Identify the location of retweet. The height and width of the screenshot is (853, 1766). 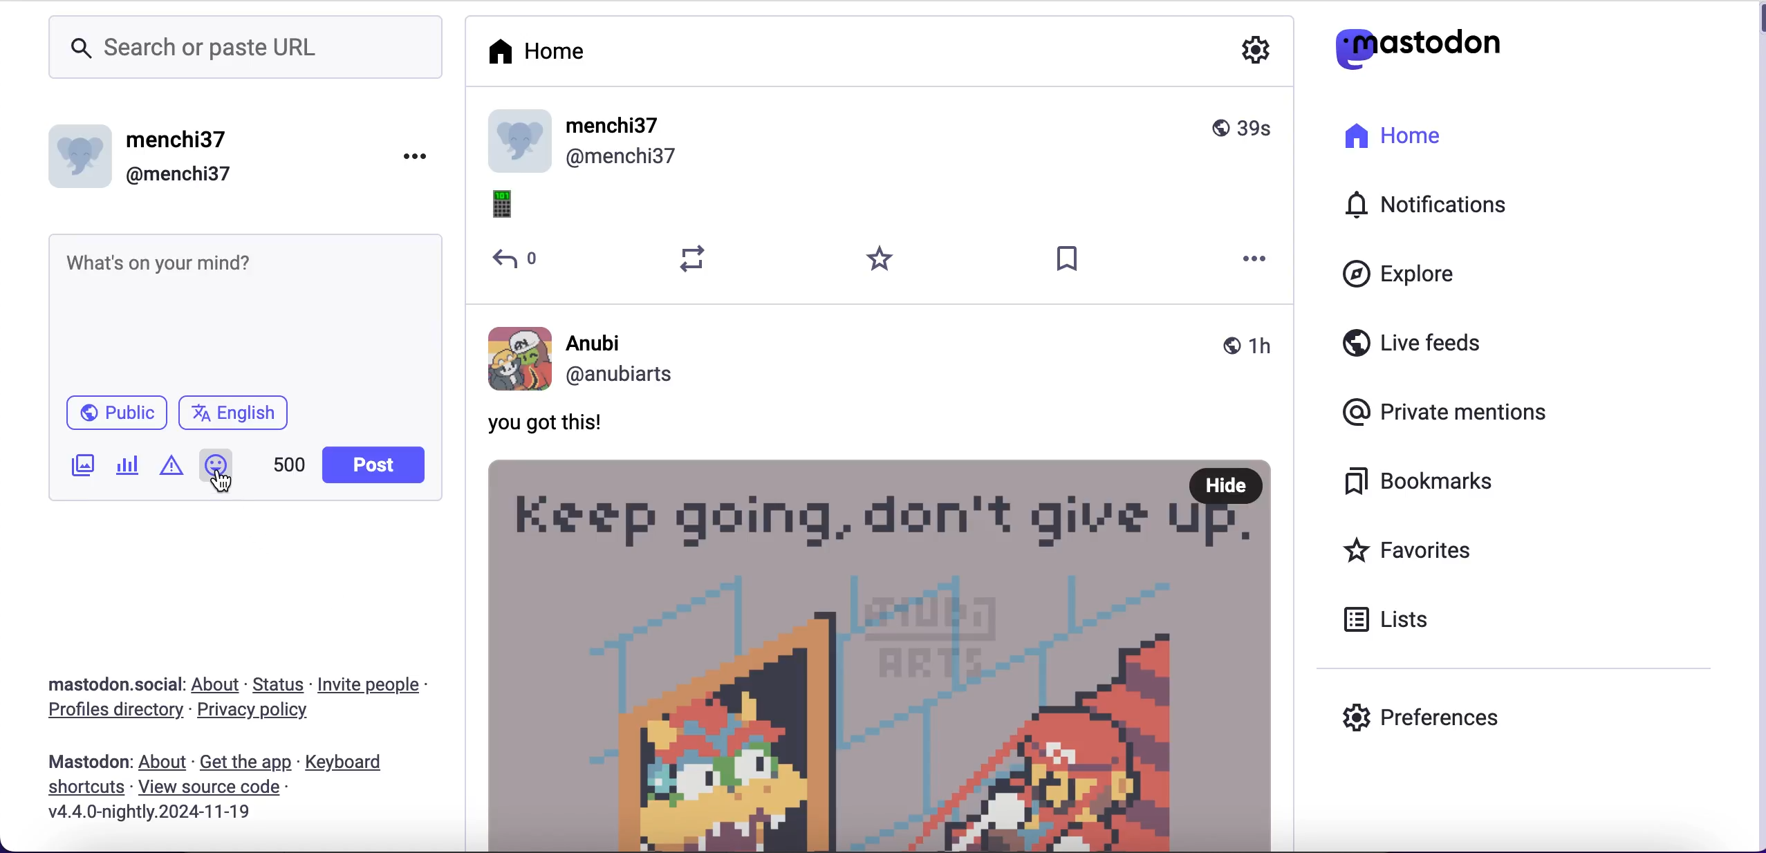
(694, 259).